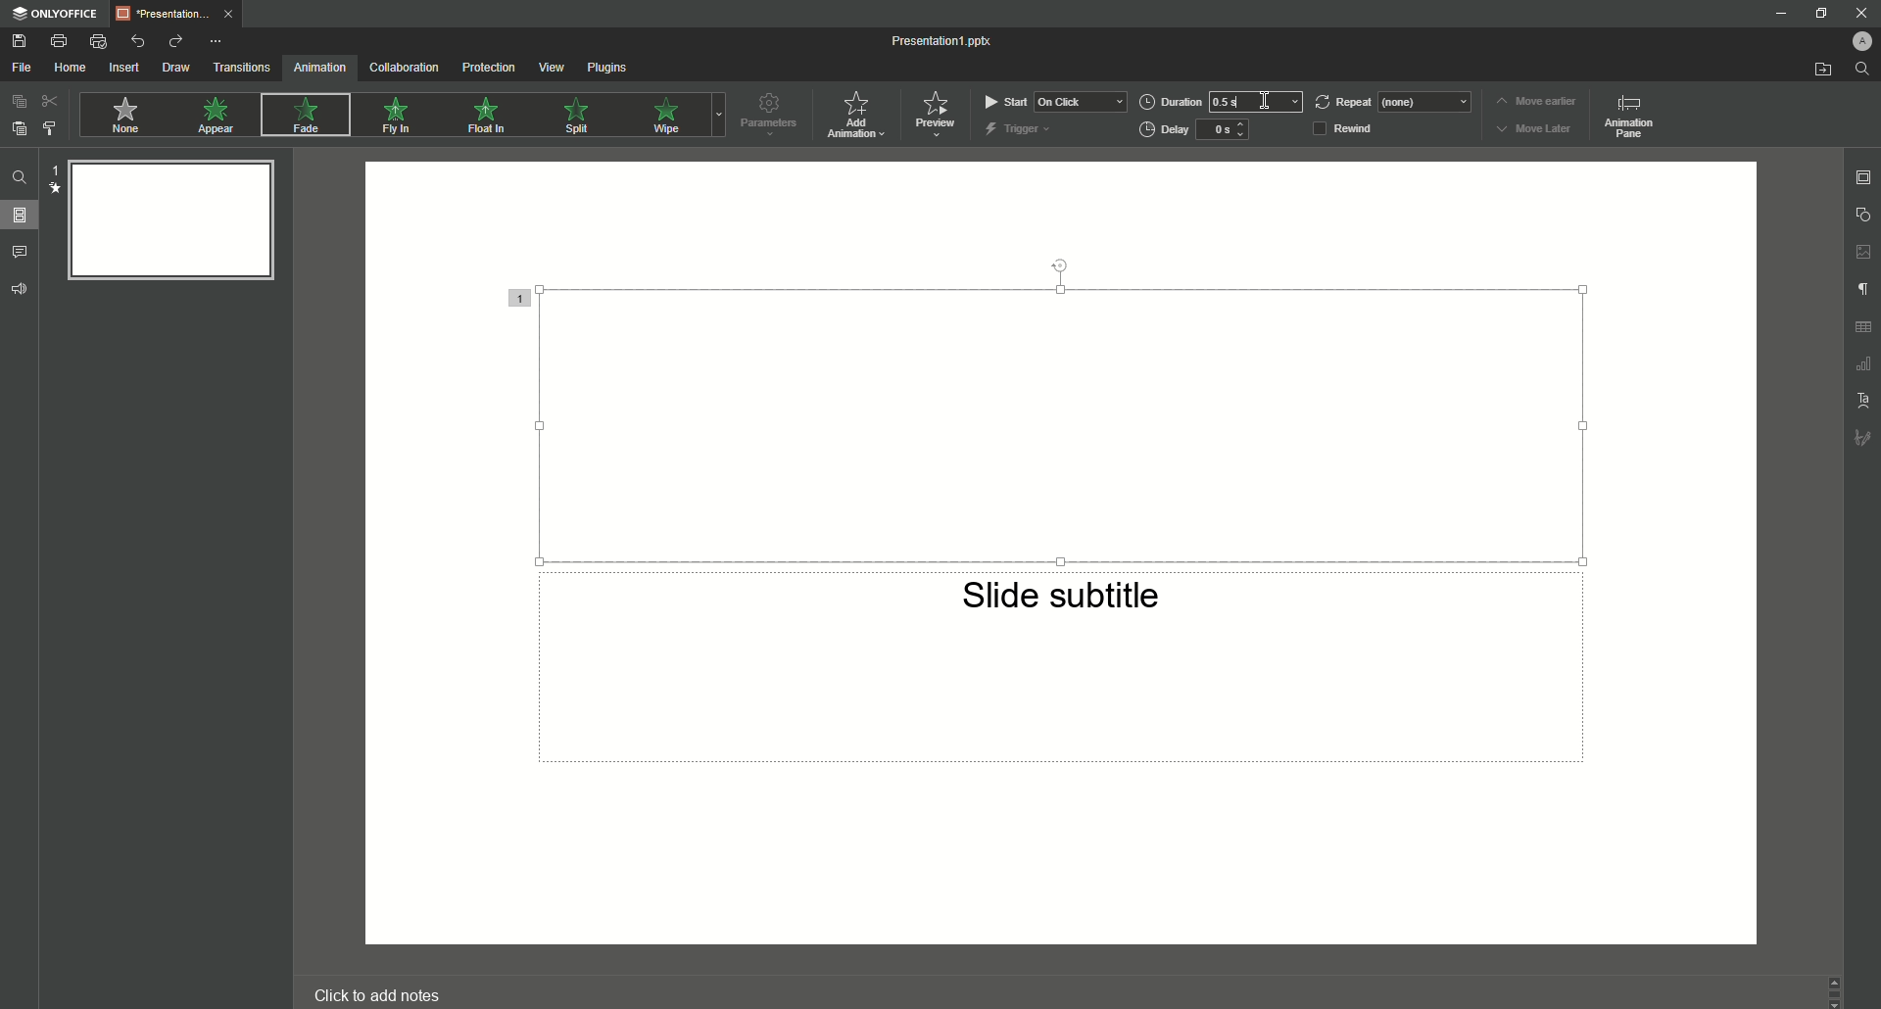  What do you see at coordinates (320, 69) in the screenshot?
I see `Animation` at bounding box center [320, 69].